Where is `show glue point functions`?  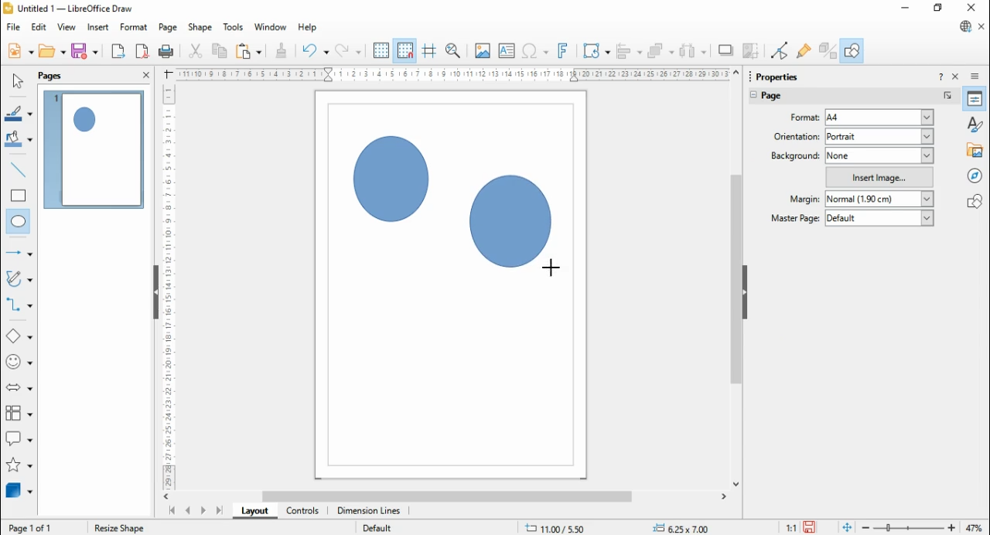
show glue point functions is located at coordinates (805, 50).